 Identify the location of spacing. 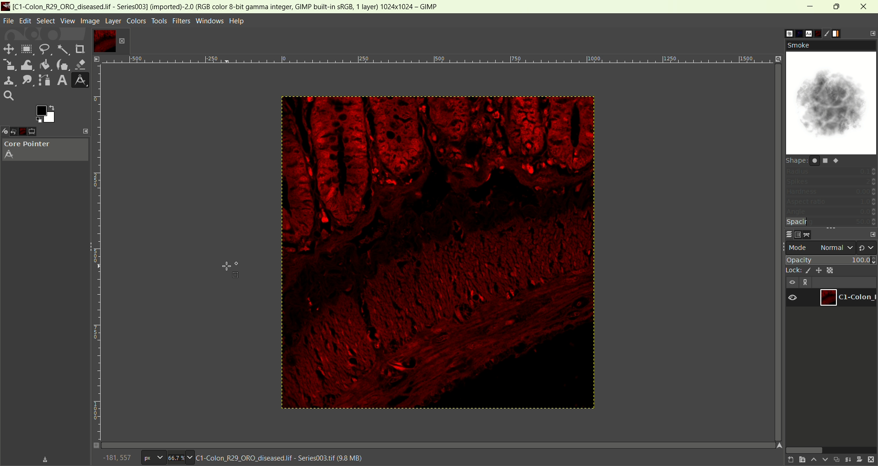
(830, 222).